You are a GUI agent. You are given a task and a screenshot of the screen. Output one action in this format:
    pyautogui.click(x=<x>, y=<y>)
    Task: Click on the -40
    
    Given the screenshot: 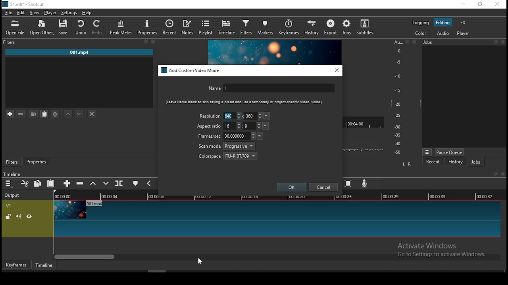 What is the action you would take?
    pyautogui.click(x=398, y=144)
    